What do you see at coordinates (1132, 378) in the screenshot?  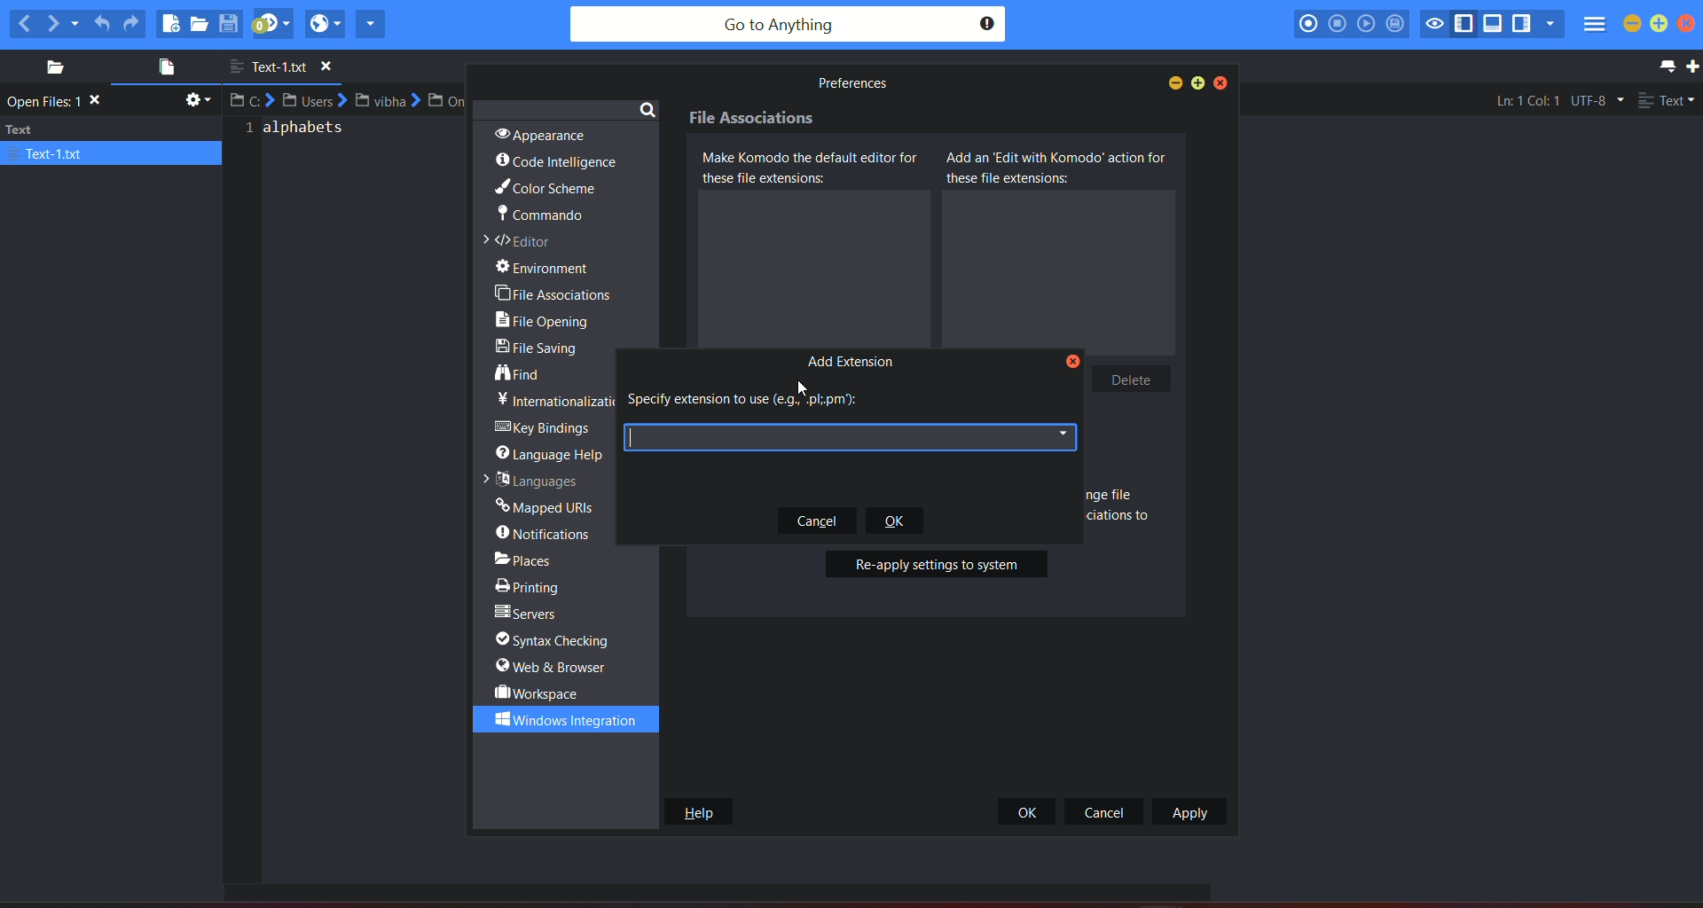 I see `delete` at bounding box center [1132, 378].